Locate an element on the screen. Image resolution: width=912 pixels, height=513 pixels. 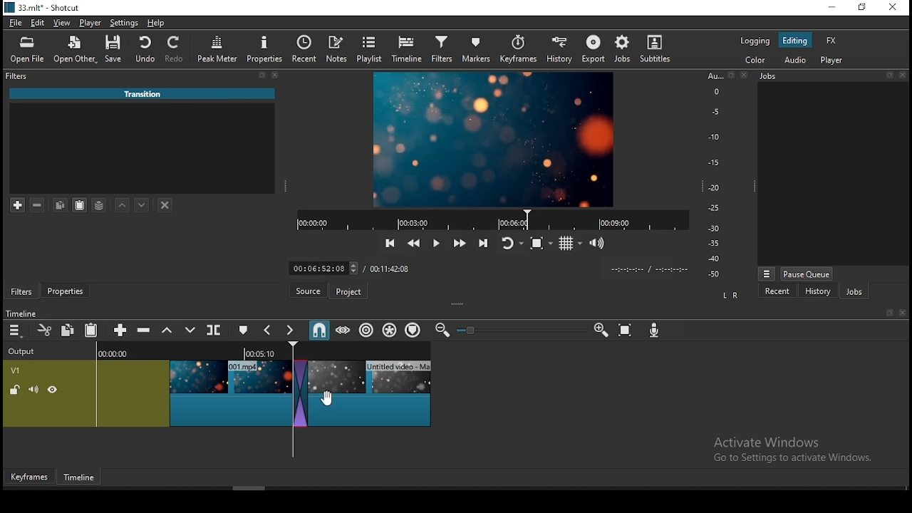
overwrite is located at coordinates (190, 332).